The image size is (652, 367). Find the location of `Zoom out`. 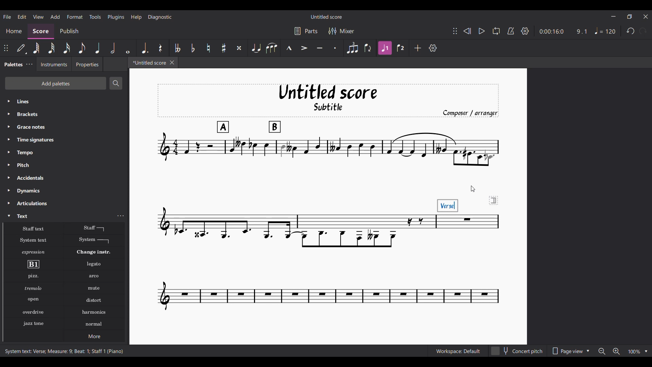

Zoom out is located at coordinates (602, 351).